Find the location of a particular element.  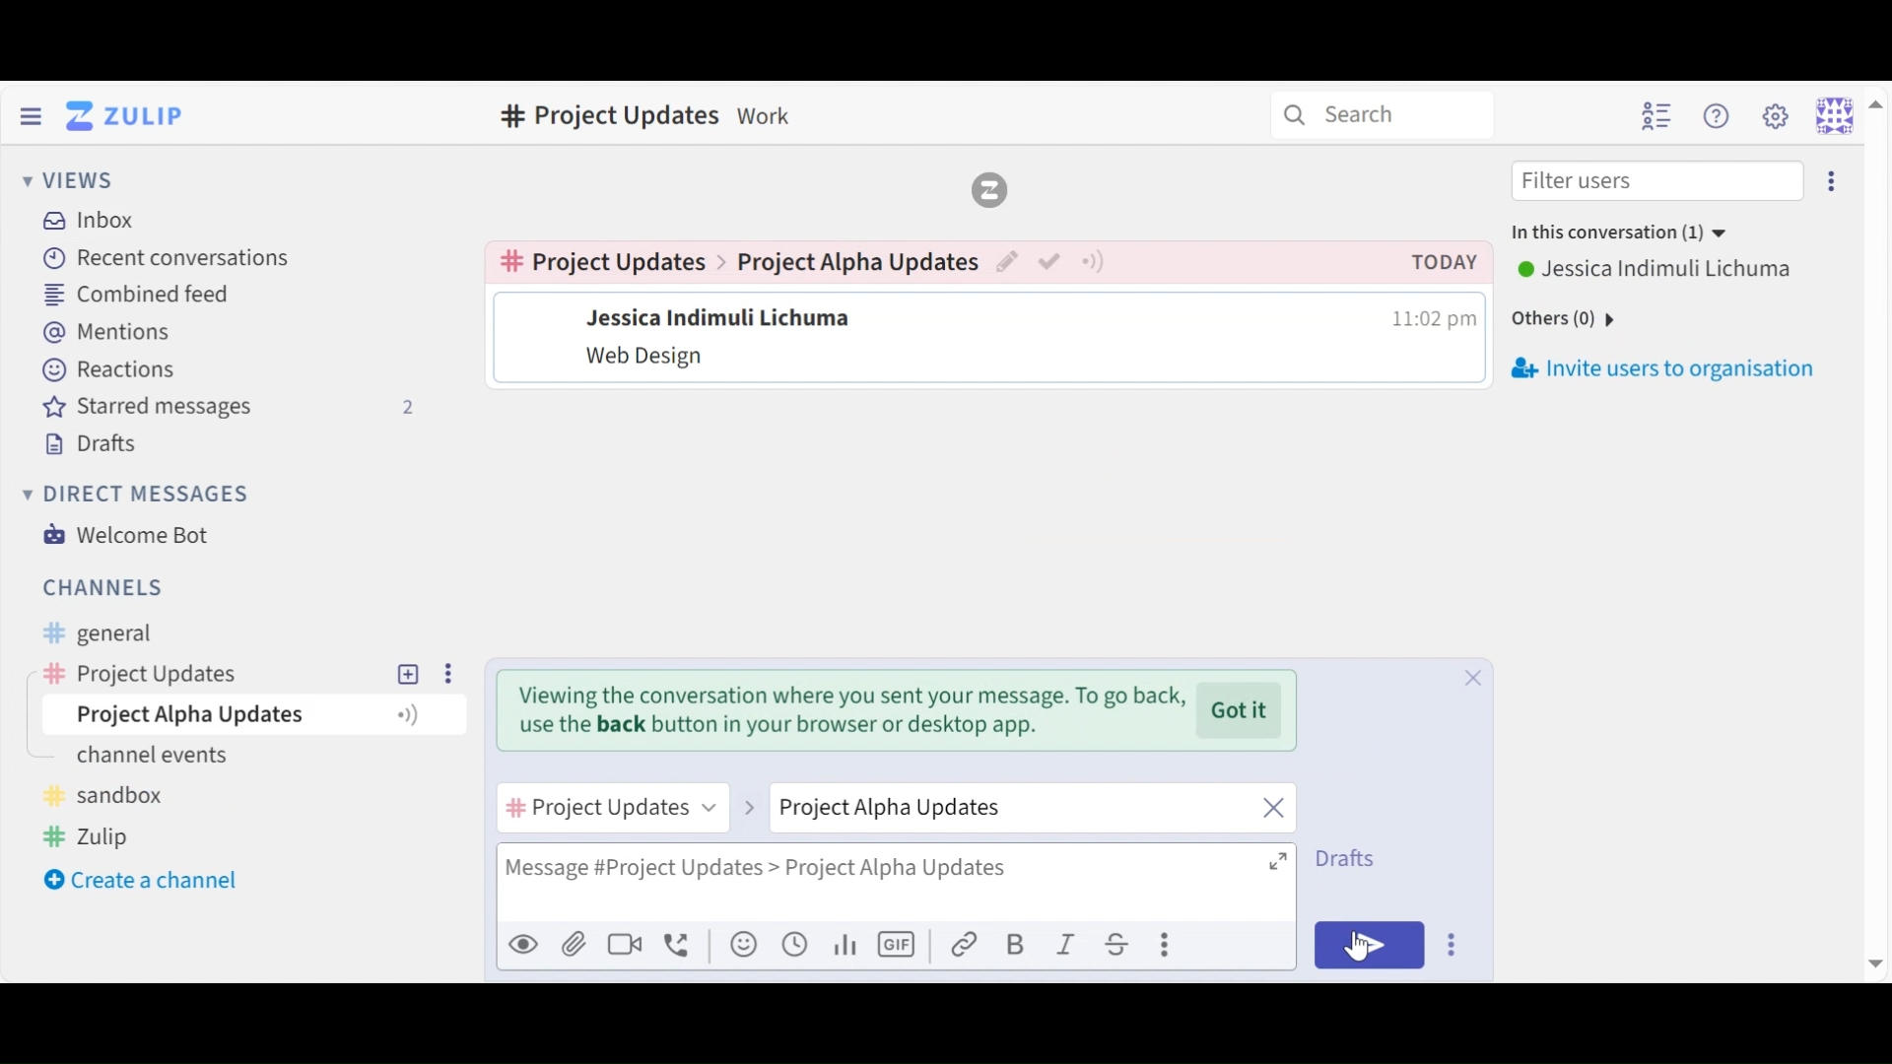

Channel is located at coordinates (606, 119).